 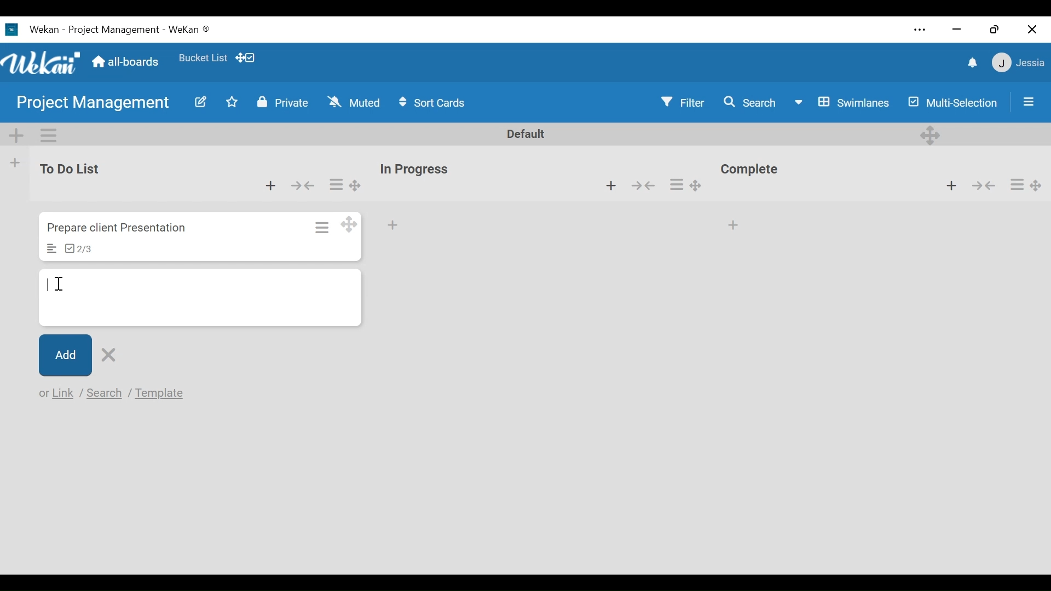 I want to click on or Link/search/Template, so click(x=114, y=394).